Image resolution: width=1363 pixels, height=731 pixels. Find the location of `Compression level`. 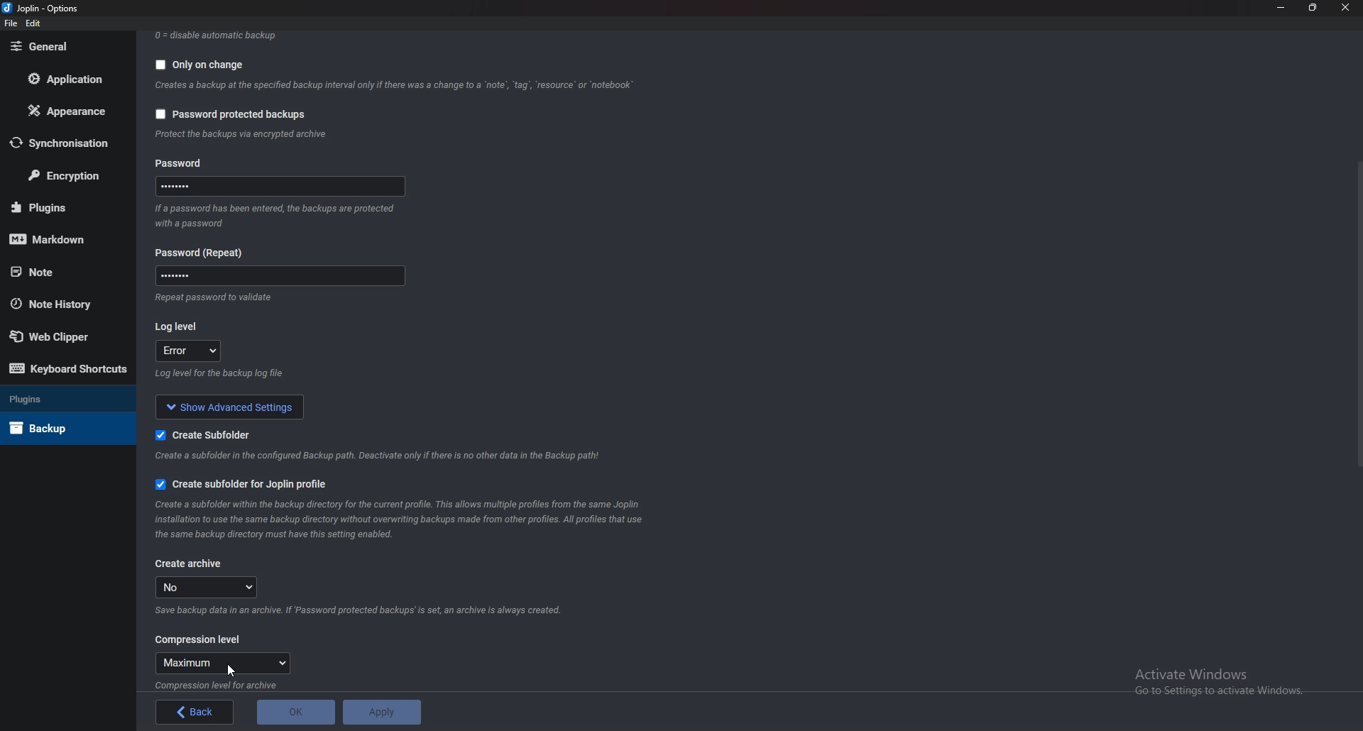

Compression level is located at coordinates (199, 639).